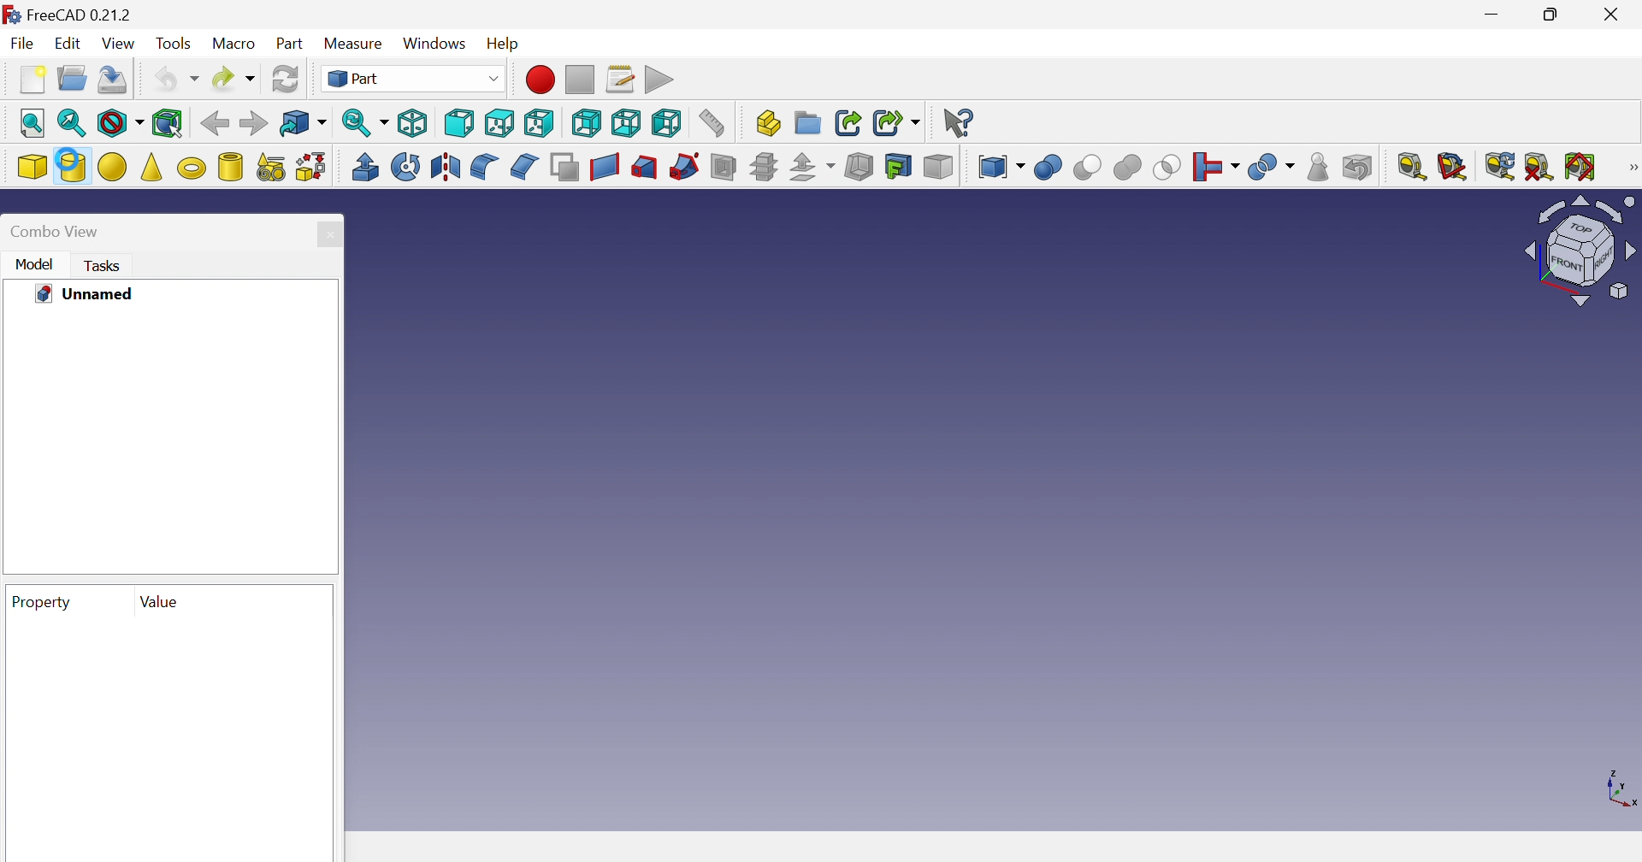 This screenshot has width=1642, height=862. What do you see at coordinates (357, 43) in the screenshot?
I see `Measure` at bounding box center [357, 43].